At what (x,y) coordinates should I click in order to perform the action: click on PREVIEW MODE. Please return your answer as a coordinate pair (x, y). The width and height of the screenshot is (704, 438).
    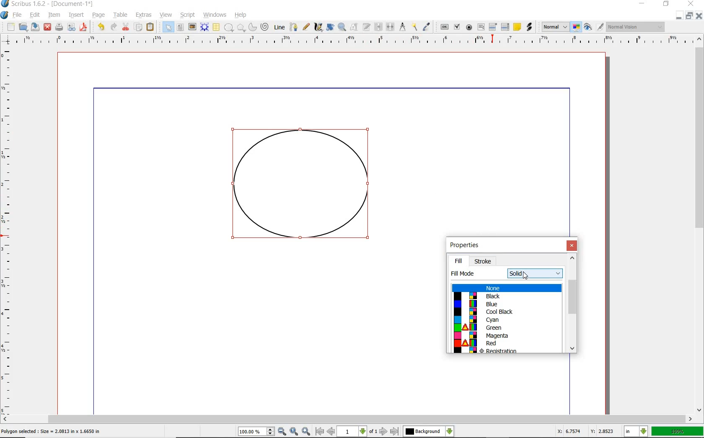
    Looking at the image, I should click on (587, 27).